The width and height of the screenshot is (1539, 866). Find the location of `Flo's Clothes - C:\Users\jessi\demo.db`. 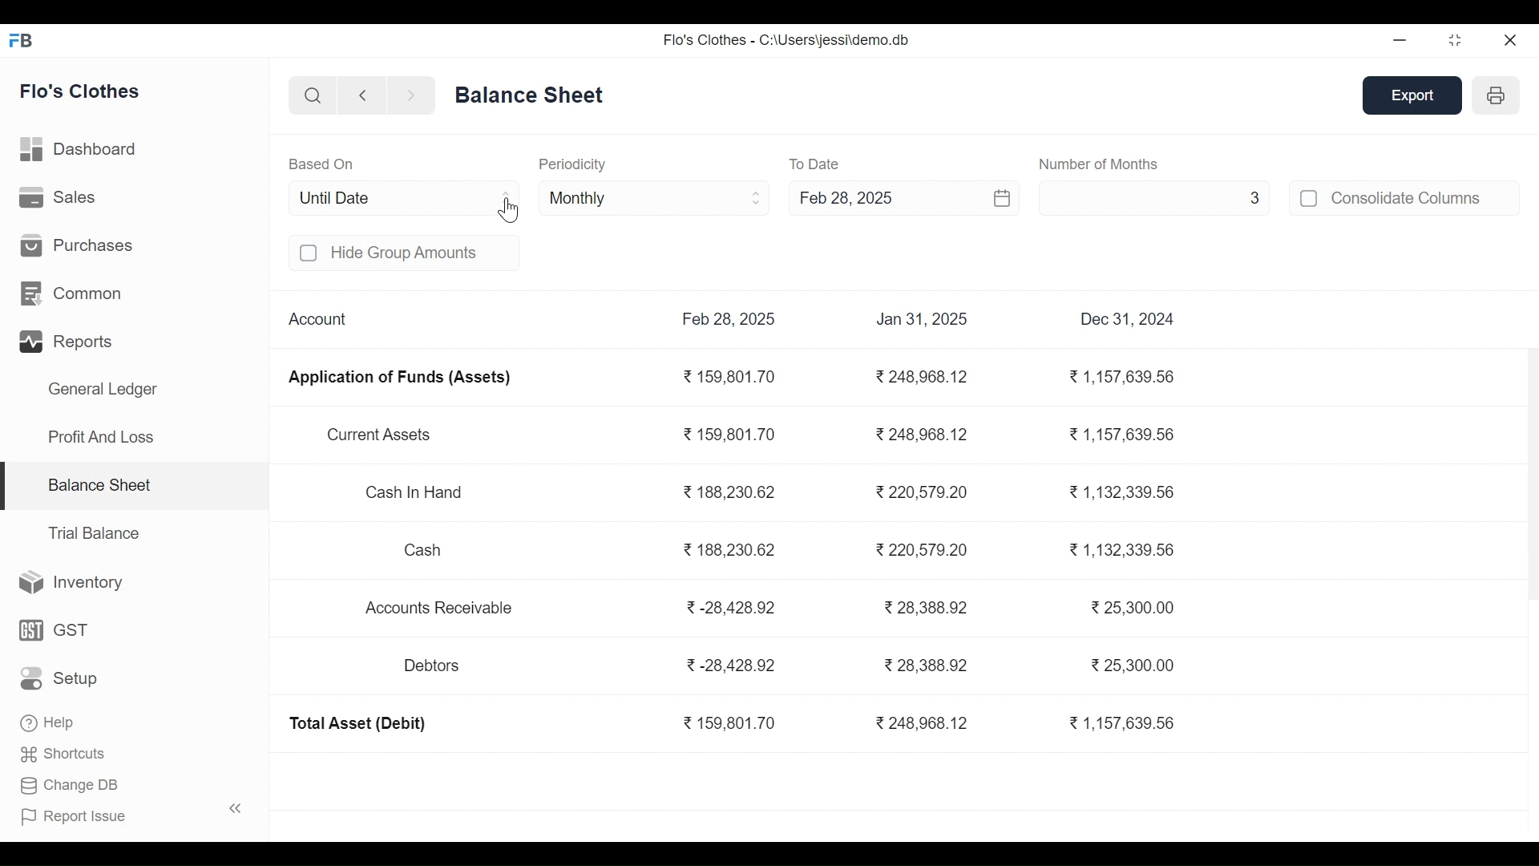

Flo's Clothes - C:\Users\jessi\demo.db is located at coordinates (786, 40).